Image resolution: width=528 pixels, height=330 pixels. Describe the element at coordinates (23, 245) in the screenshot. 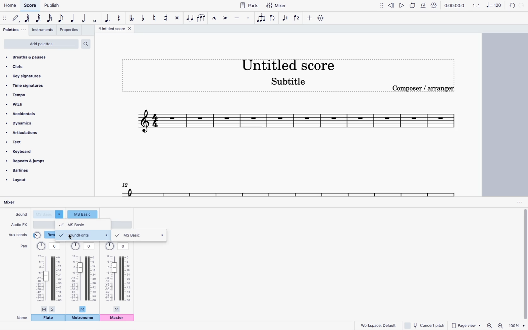

I see `pan` at that location.